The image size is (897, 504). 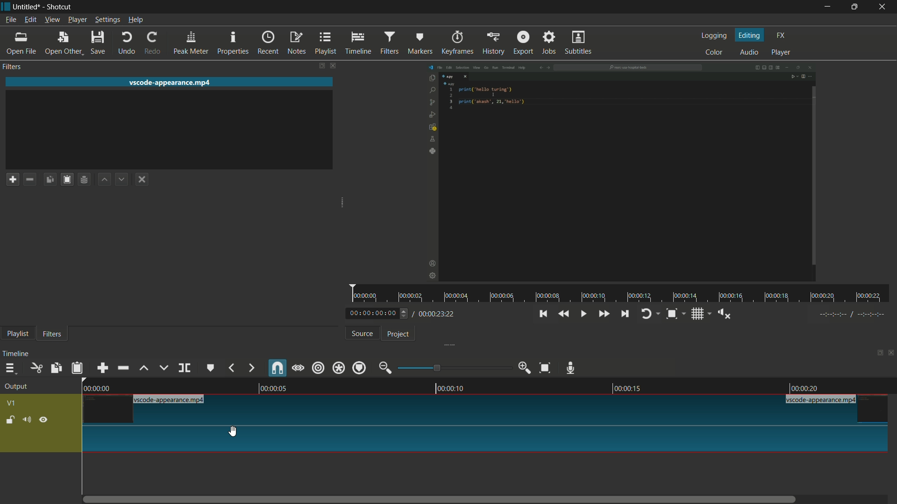 I want to click on Bl <code-appearance mp4 [8, so click(x=171, y=400).